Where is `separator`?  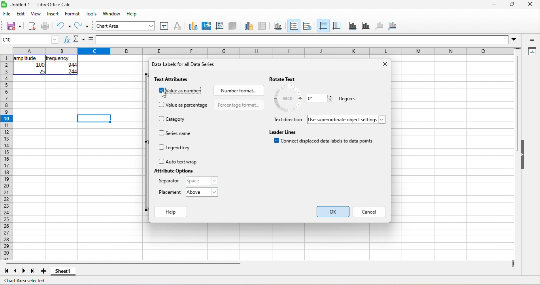 separator is located at coordinates (169, 182).